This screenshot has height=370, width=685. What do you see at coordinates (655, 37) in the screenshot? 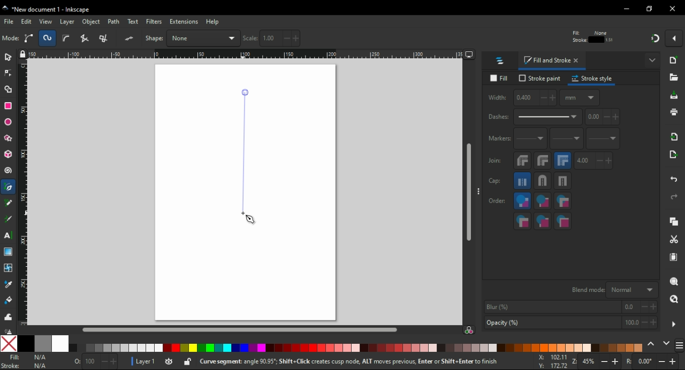
I see `snap on/off` at bounding box center [655, 37].